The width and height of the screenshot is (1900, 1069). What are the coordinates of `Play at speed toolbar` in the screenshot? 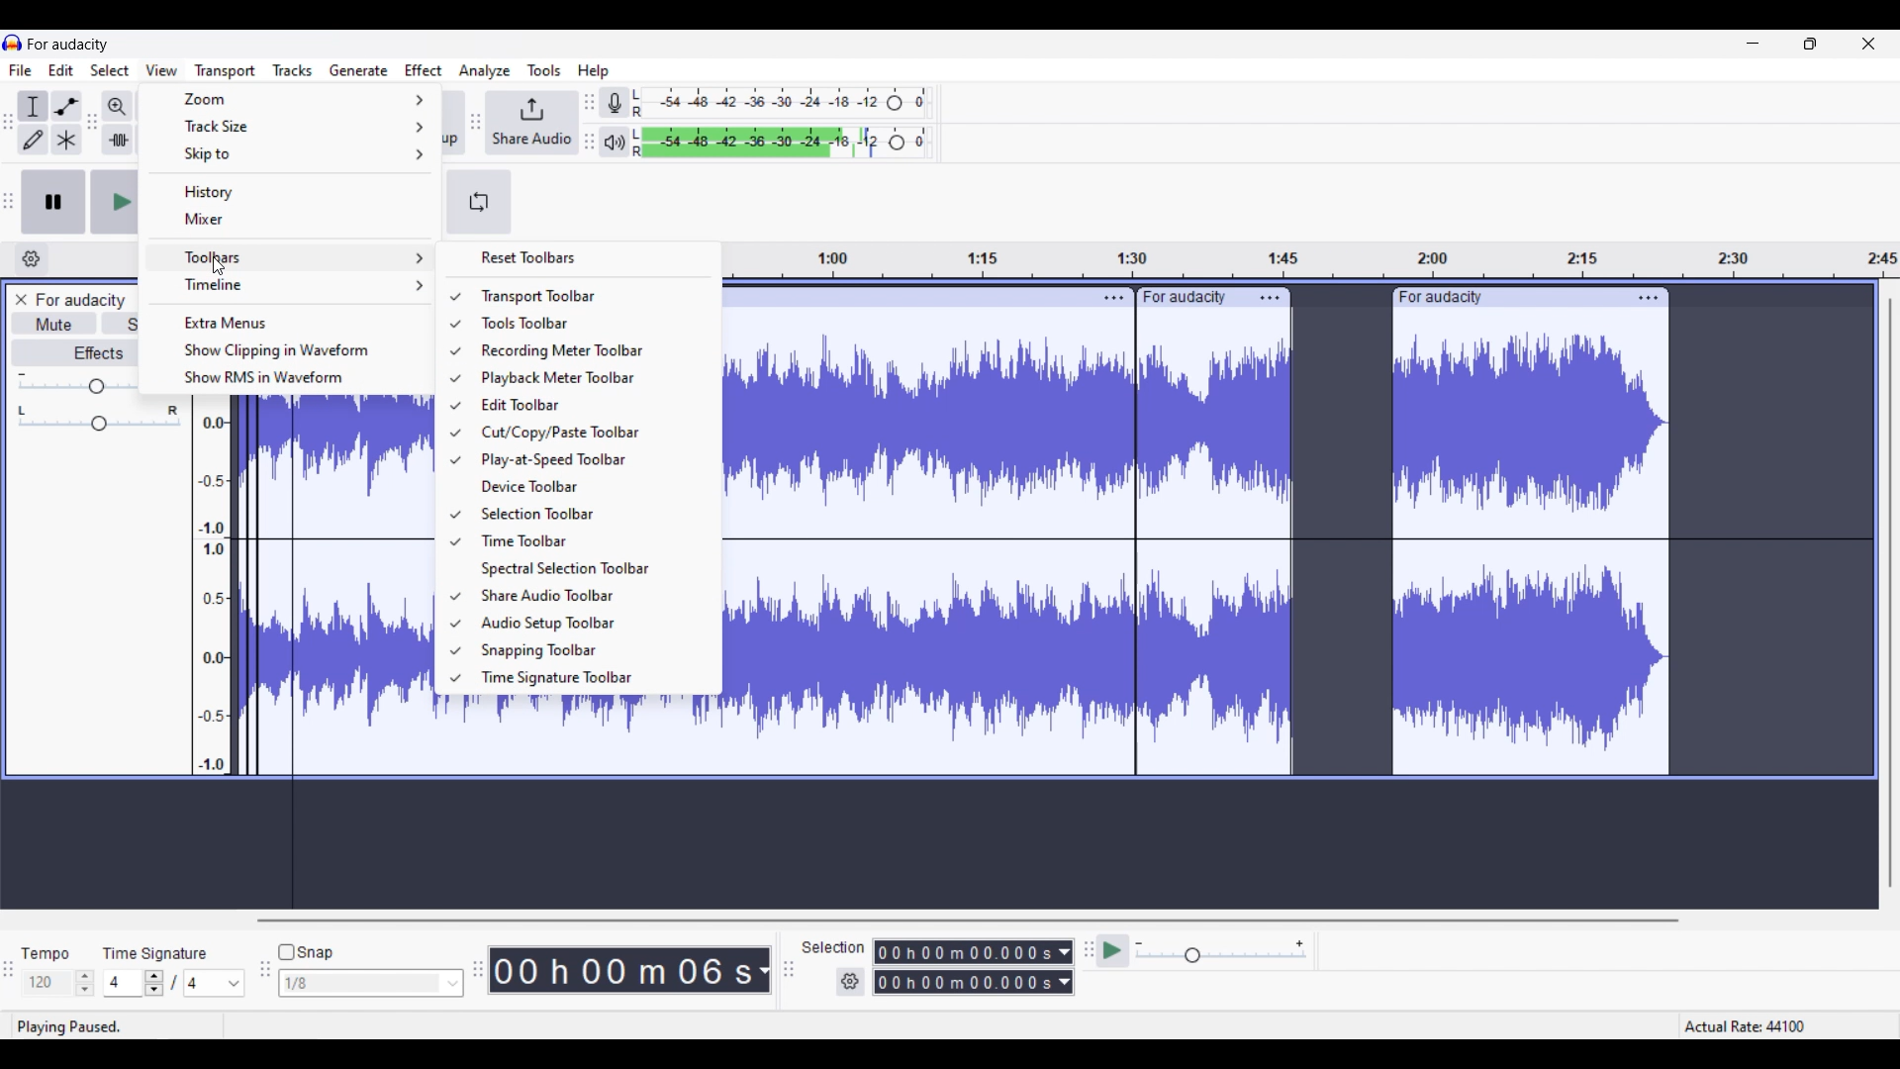 It's located at (588, 460).